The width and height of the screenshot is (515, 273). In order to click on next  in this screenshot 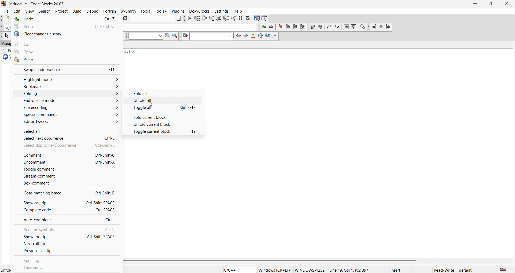, I will do `click(245, 35)`.